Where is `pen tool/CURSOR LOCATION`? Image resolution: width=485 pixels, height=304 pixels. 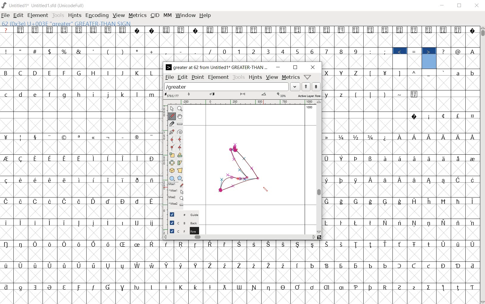
pen tool/CURSOR LOCATION is located at coordinates (266, 189).